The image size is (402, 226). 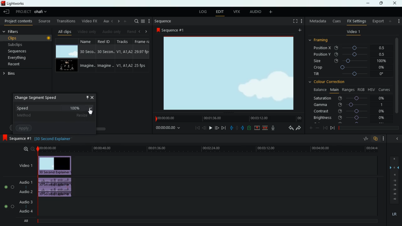 I want to click on join, so click(x=266, y=128).